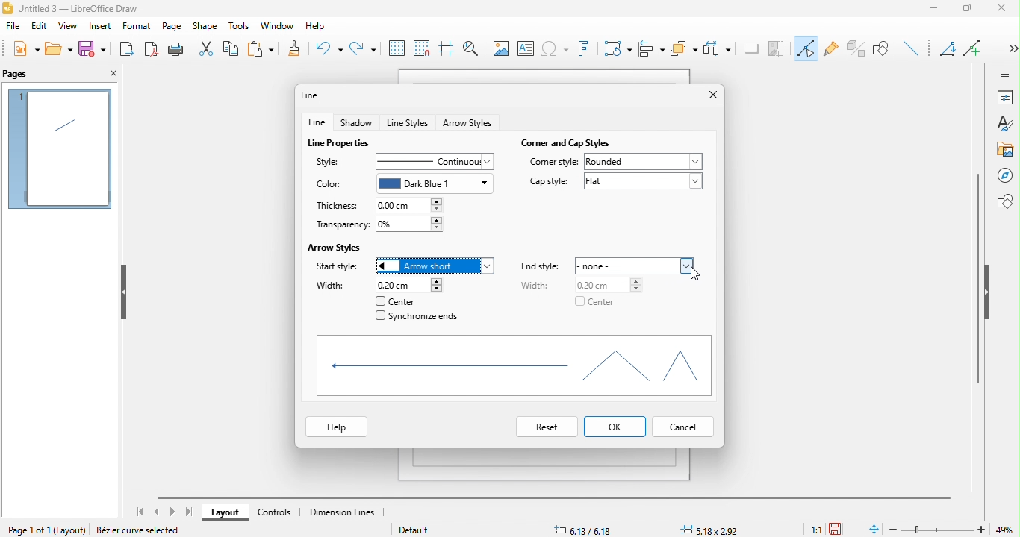 The width and height of the screenshot is (1020, 537). Describe the element at coordinates (407, 286) in the screenshot. I see `0.20 cm` at that location.